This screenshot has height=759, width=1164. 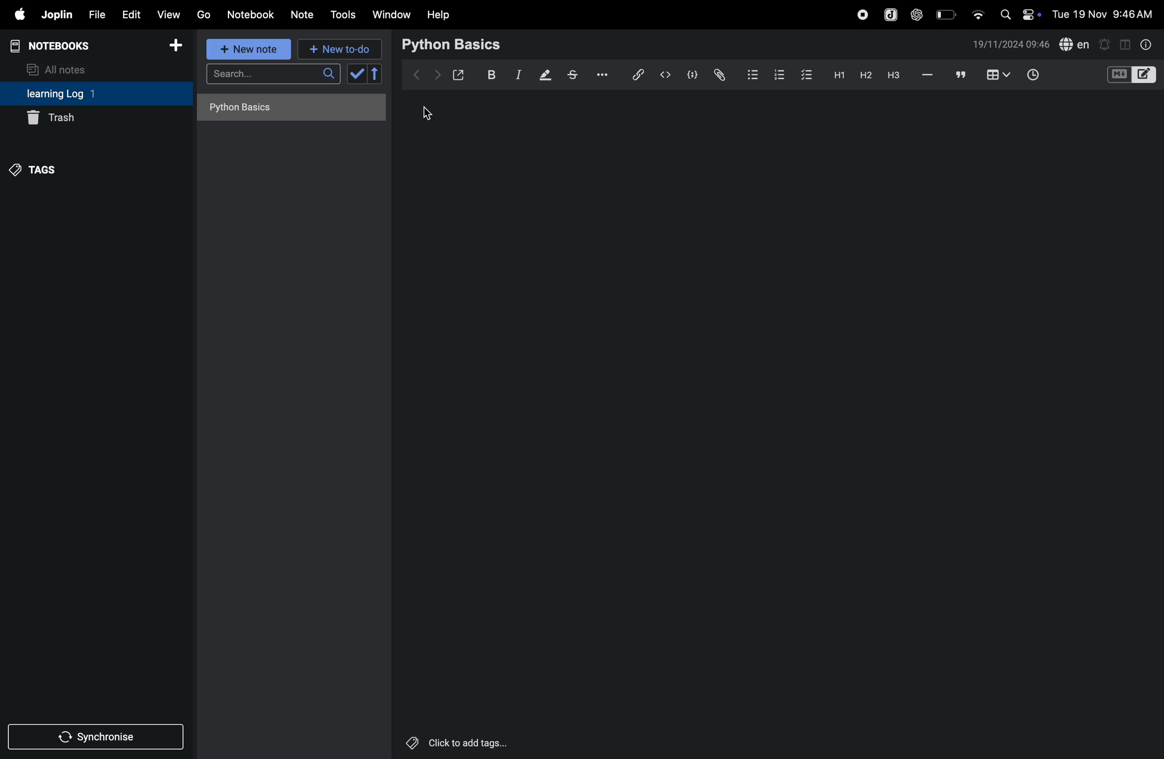 I want to click on open, so click(x=459, y=75).